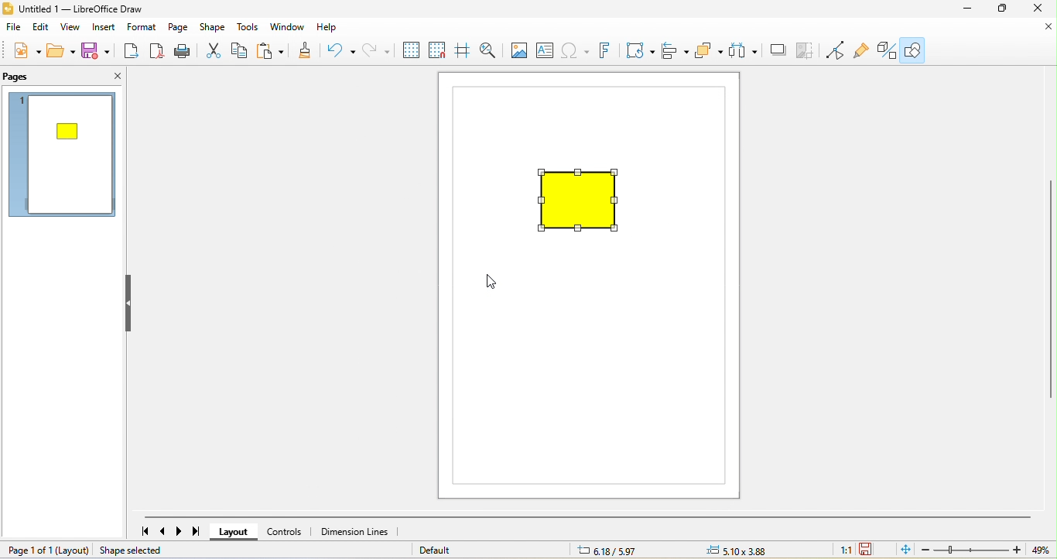  I want to click on pags, so click(20, 77).